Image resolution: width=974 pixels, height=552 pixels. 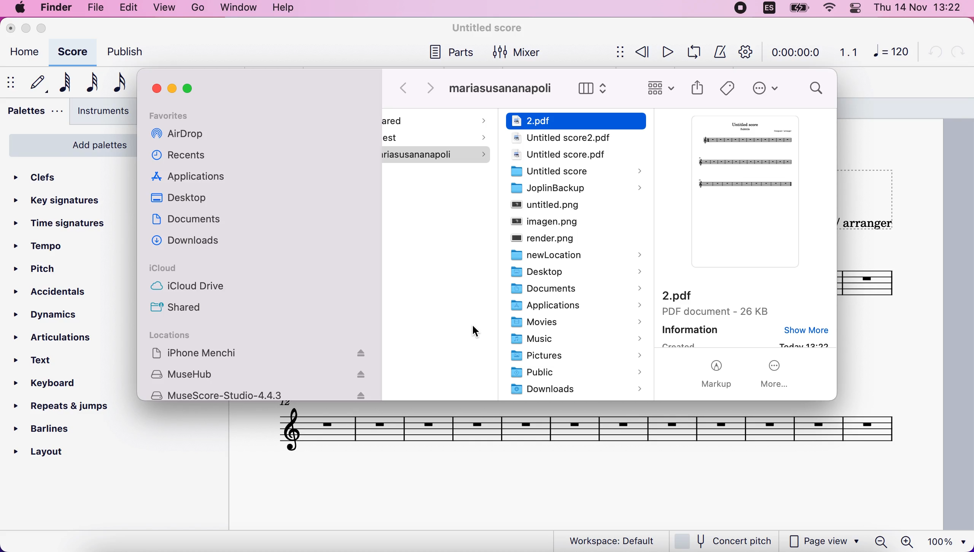 What do you see at coordinates (570, 139) in the screenshot?
I see `= Jhnuuceu sCoicc.pul` at bounding box center [570, 139].